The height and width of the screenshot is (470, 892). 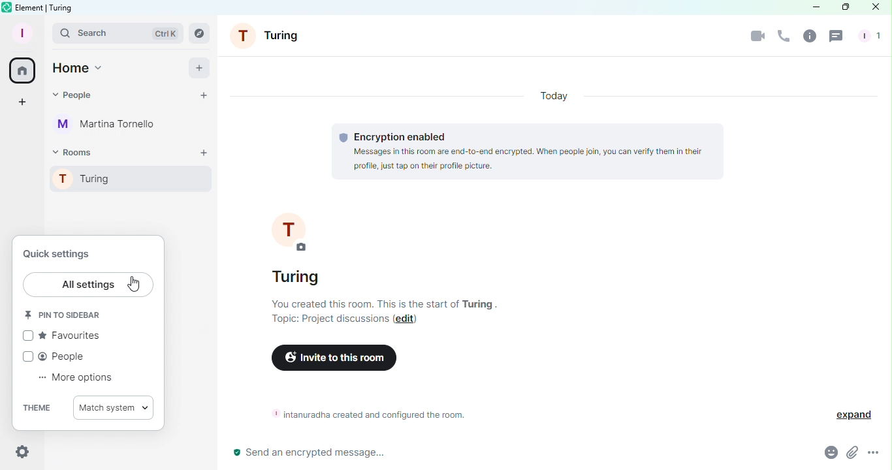 What do you see at coordinates (29, 336) in the screenshot?
I see `check box` at bounding box center [29, 336].